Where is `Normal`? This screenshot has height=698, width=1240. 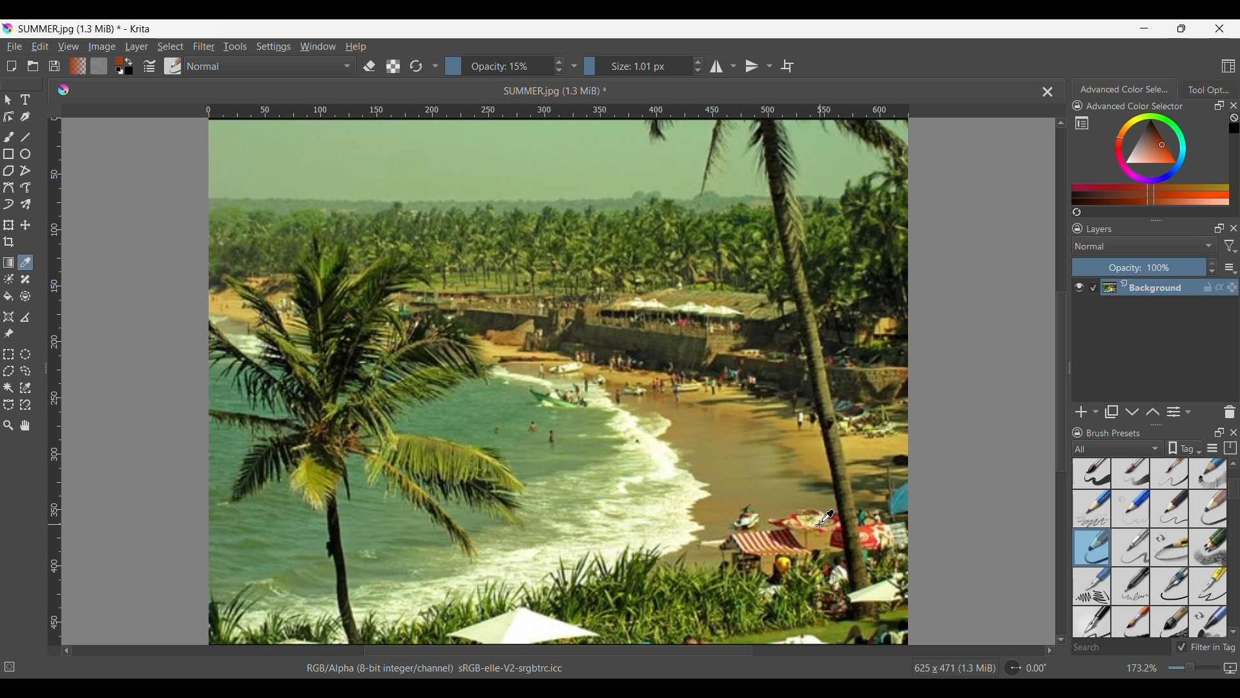 Normal is located at coordinates (271, 66).